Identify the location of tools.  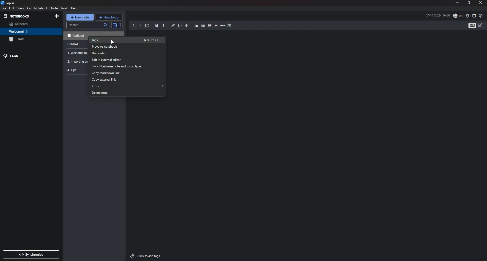
(64, 8).